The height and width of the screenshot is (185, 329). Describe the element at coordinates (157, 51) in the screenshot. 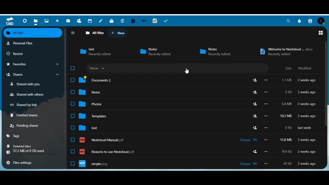

I see `notes recently shared` at that location.